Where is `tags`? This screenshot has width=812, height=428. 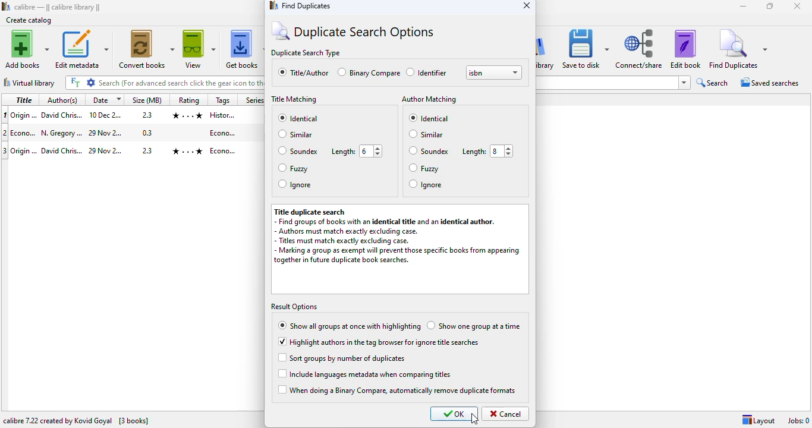
tags is located at coordinates (222, 100).